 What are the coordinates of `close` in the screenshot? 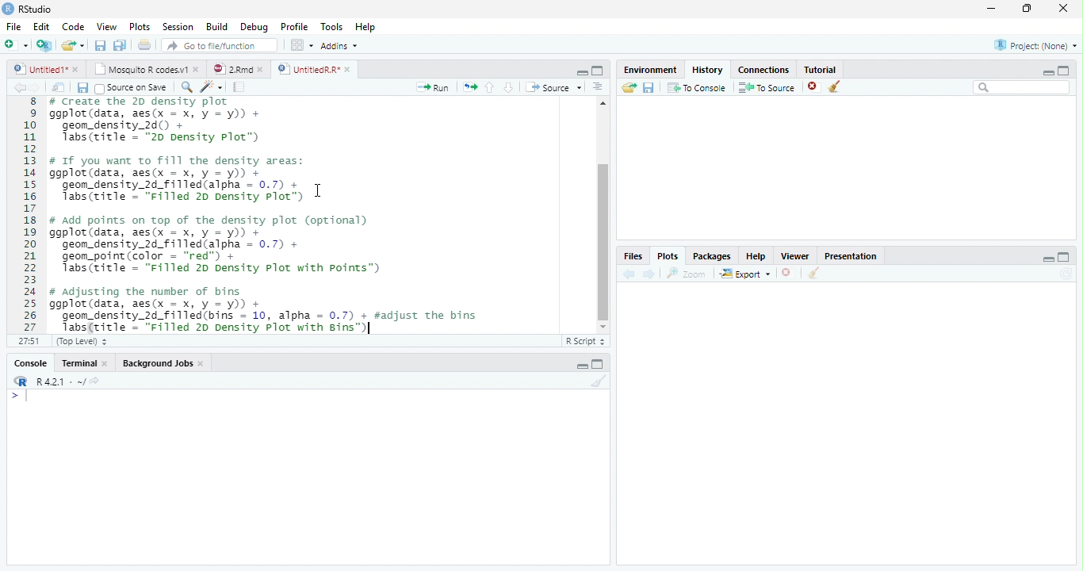 It's located at (77, 69).